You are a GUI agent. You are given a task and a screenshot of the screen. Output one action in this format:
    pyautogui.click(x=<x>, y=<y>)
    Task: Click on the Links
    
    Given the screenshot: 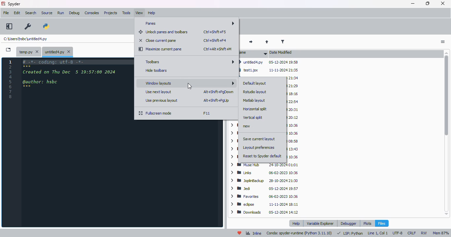 What is the action you would take?
    pyautogui.click(x=265, y=173)
    